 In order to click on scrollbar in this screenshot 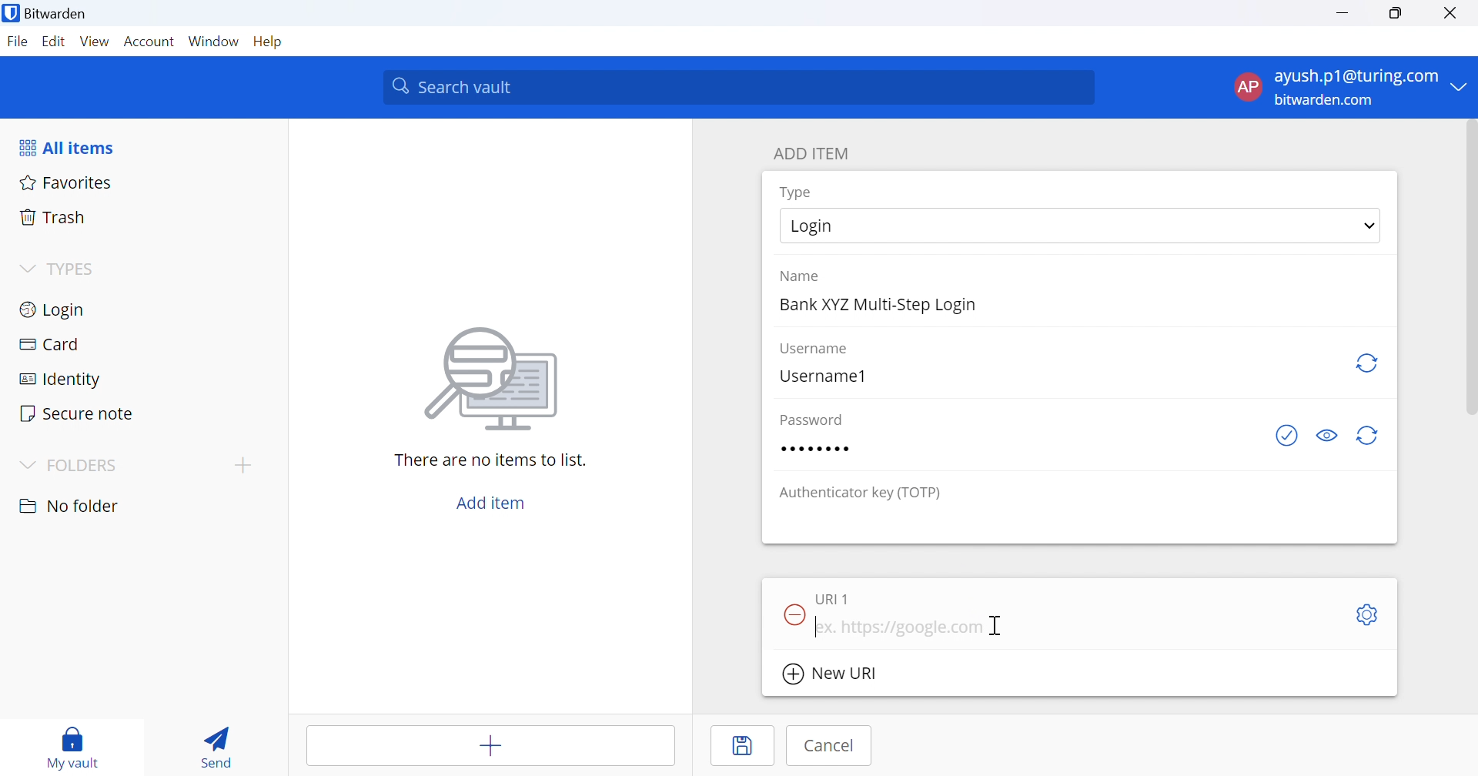, I will do `click(1469, 270)`.